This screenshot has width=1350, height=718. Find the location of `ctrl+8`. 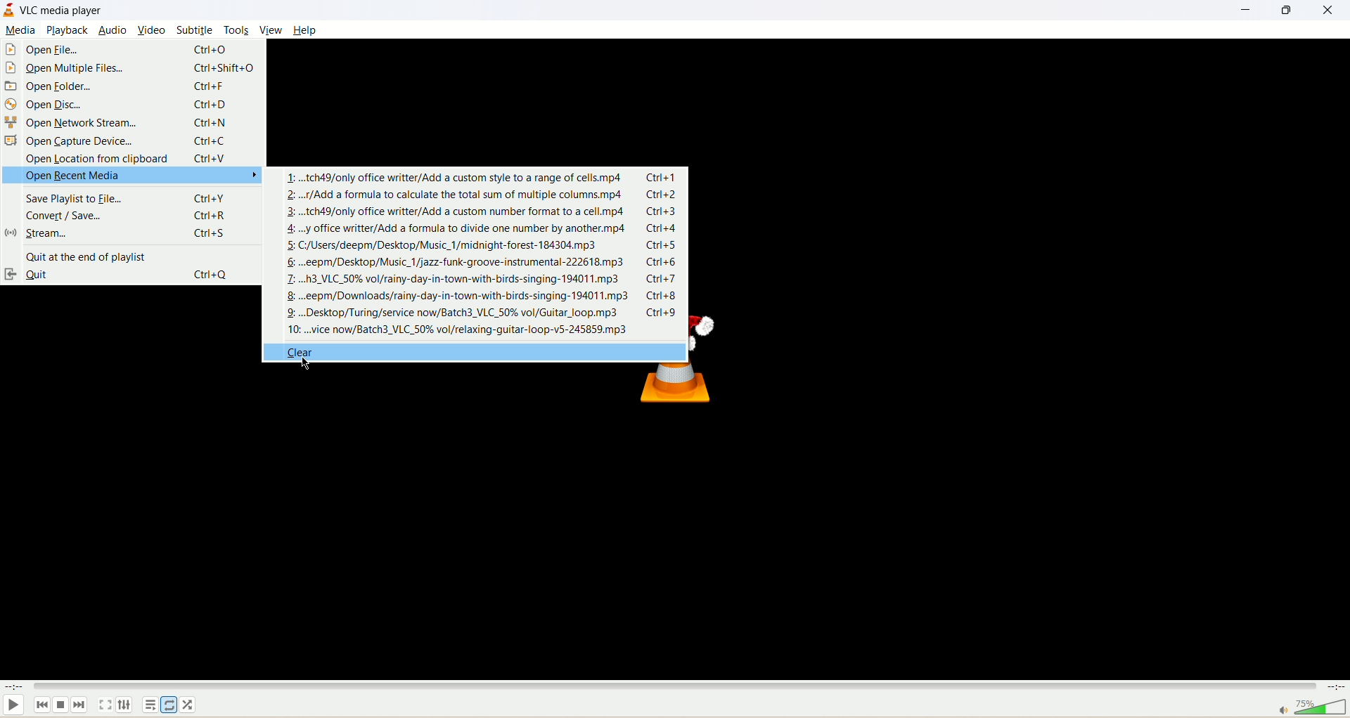

ctrl+8 is located at coordinates (664, 296).